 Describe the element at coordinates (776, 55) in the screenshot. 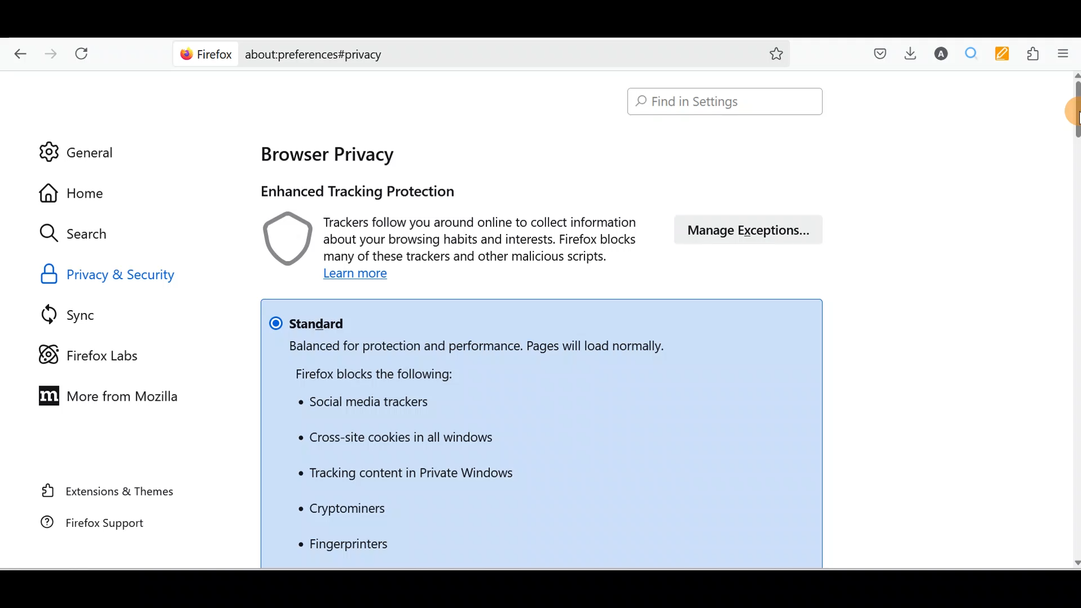

I see `add to favorites` at that location.